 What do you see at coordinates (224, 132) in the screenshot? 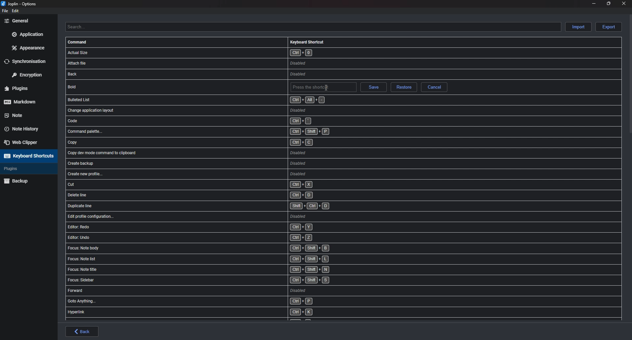
I see `shortcut` at bounding box center [224, 132].